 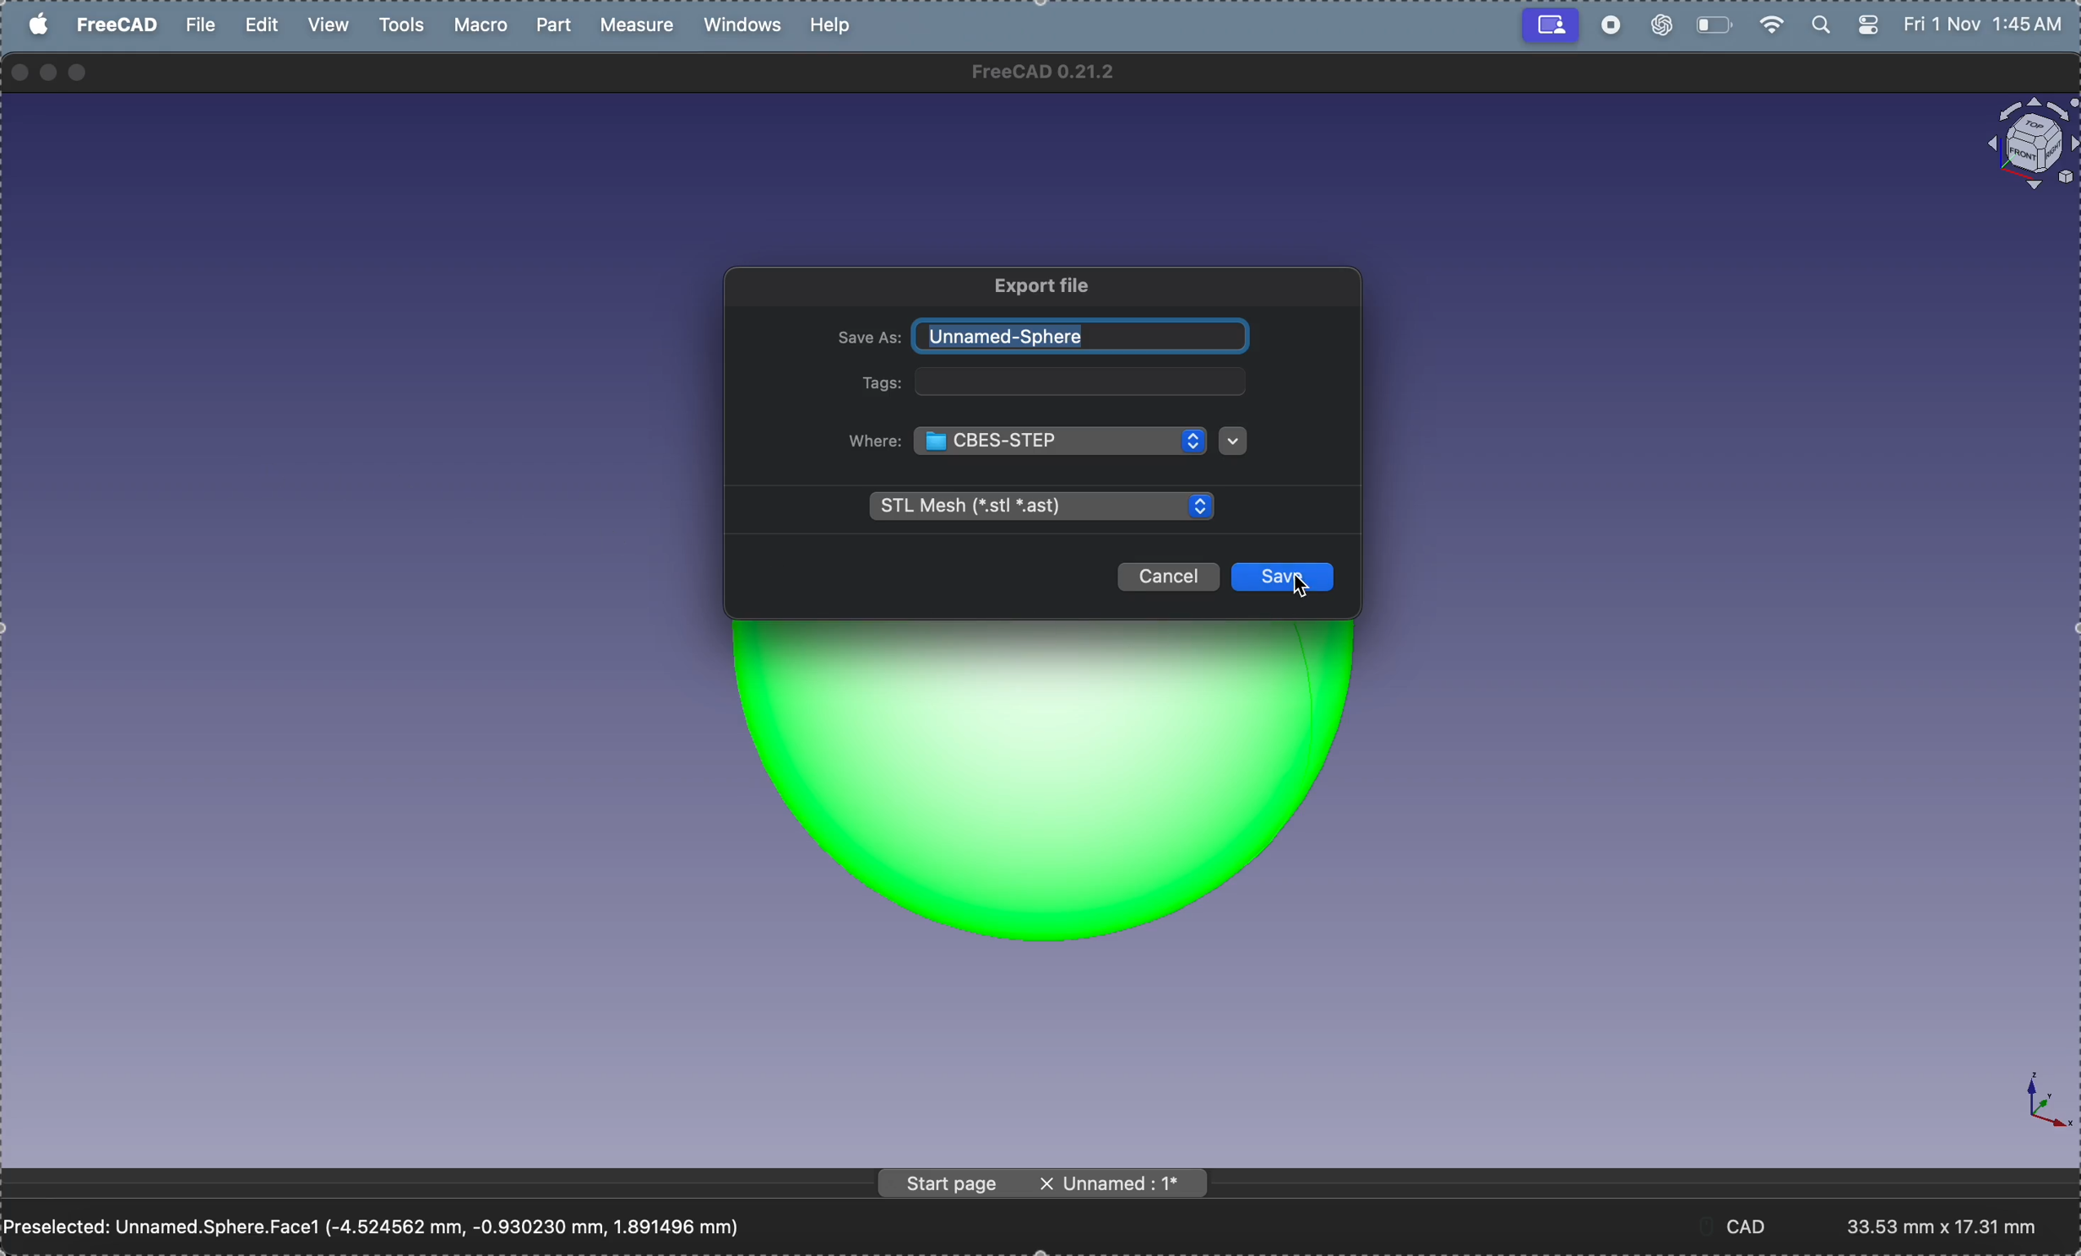 I want to click on axis, so click(x=2032, y=1105).